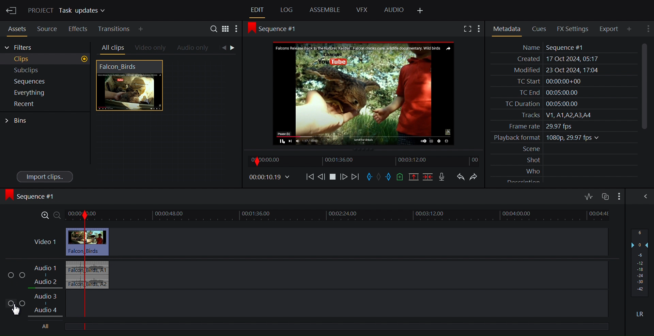 The image size is (654, 336). What do you see at coordinates (401, 177) in the screenshot?
I see `Add a cue` at bounding box center [401, 177].